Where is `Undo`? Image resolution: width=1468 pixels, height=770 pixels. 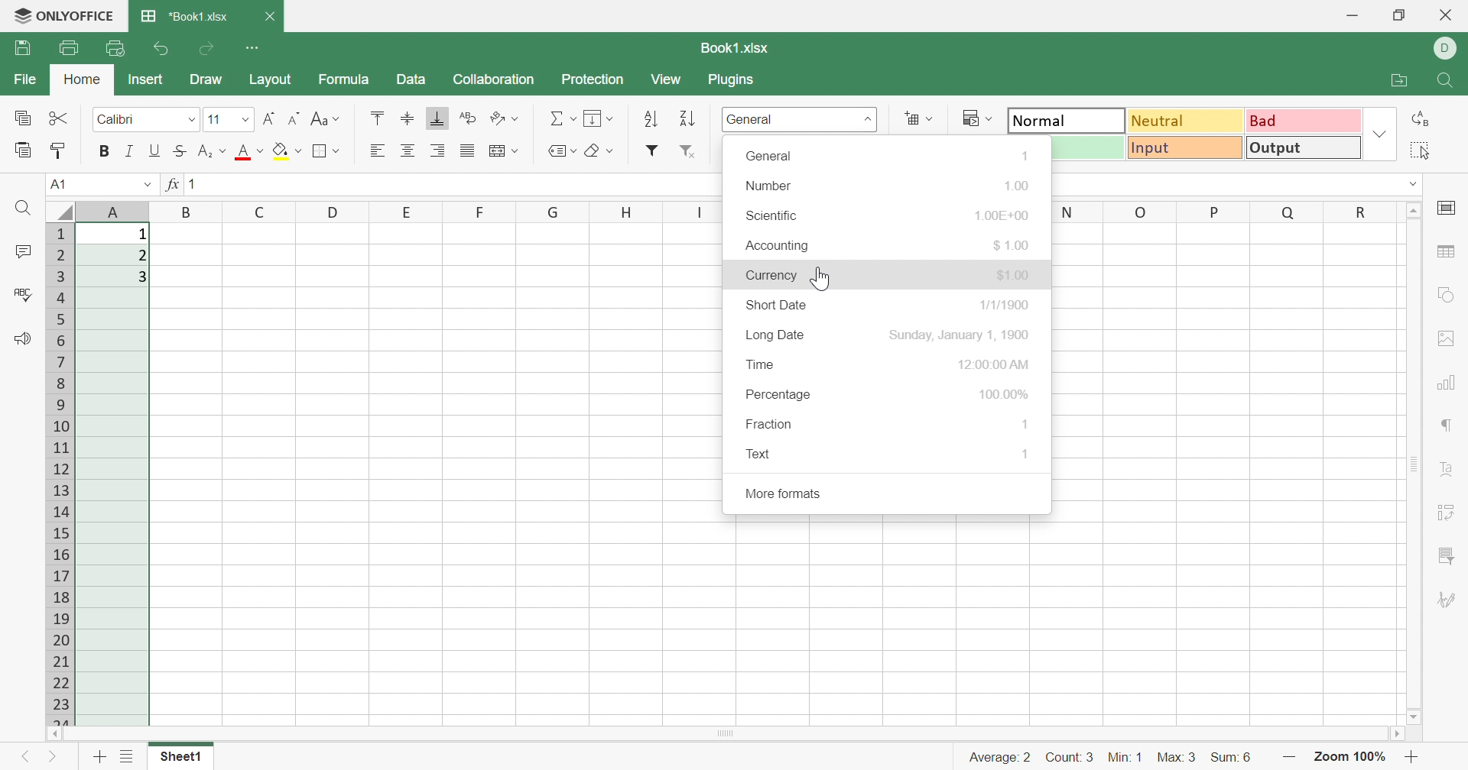
Undo is located at coordinates (164, 50).